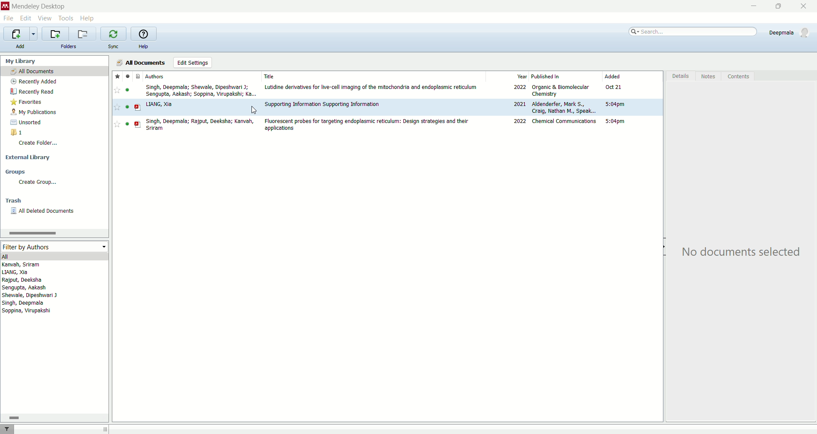 This screenshot has width=817, height=434. What do you see at coordinates (564, 121) in the screenshot?
I see `Chemical Communications` at bounding box center [564, 121].